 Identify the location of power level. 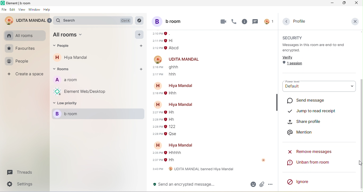
(295, 82).